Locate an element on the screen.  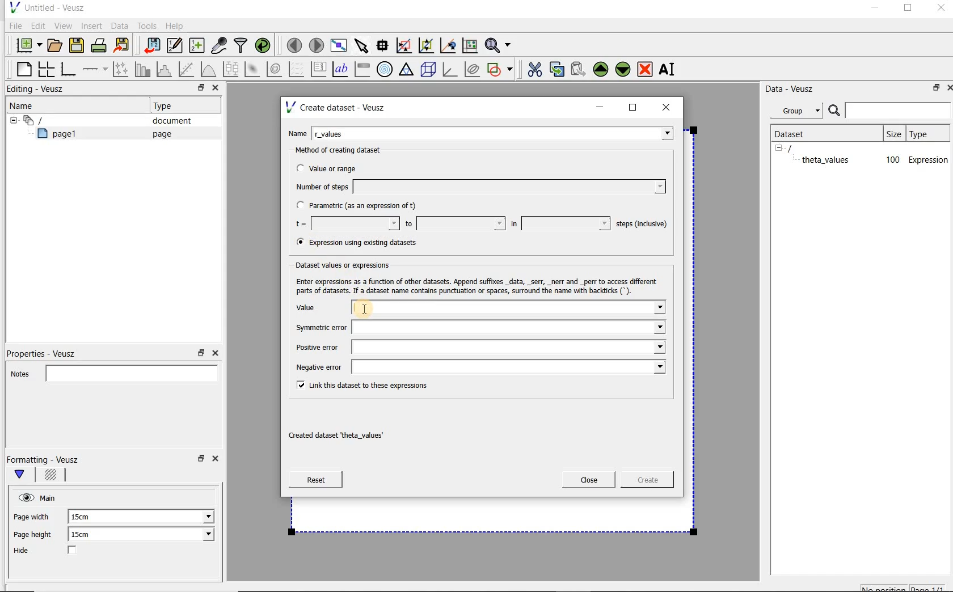
capture remote data is located at coordinates (220, 47).